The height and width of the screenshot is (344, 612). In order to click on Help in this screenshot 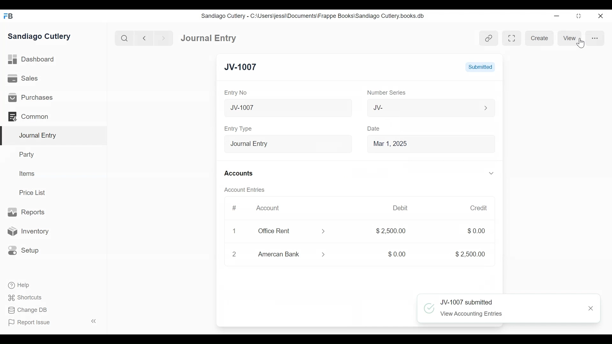, I will do `click(16, 286)`.